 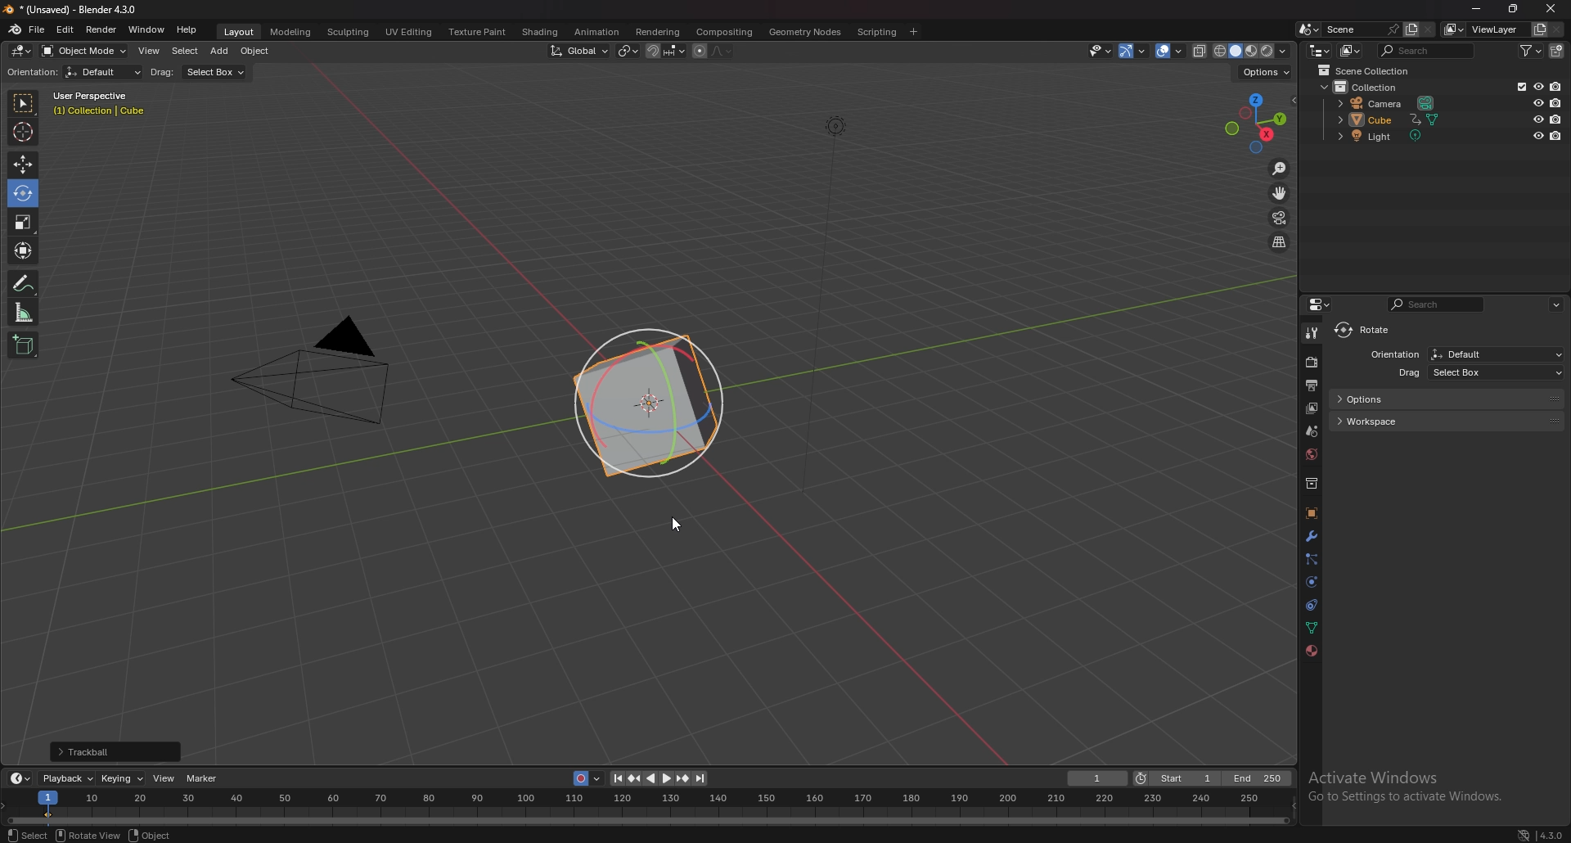 I want to click on proportional editing falloff, so click(x=721, y=51).